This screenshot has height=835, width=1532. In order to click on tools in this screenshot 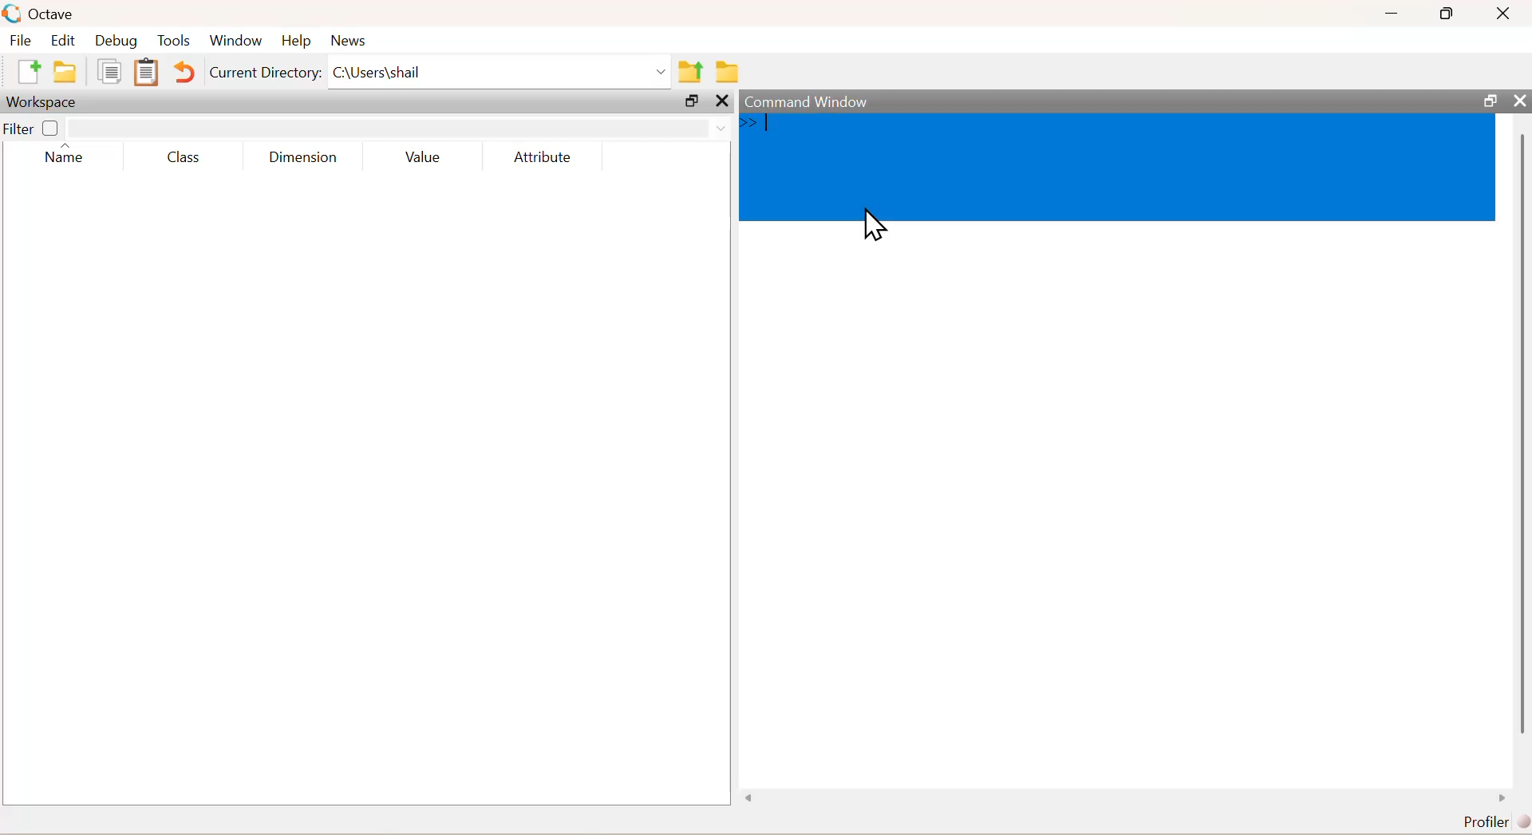, I will do `click(176, 40)`.